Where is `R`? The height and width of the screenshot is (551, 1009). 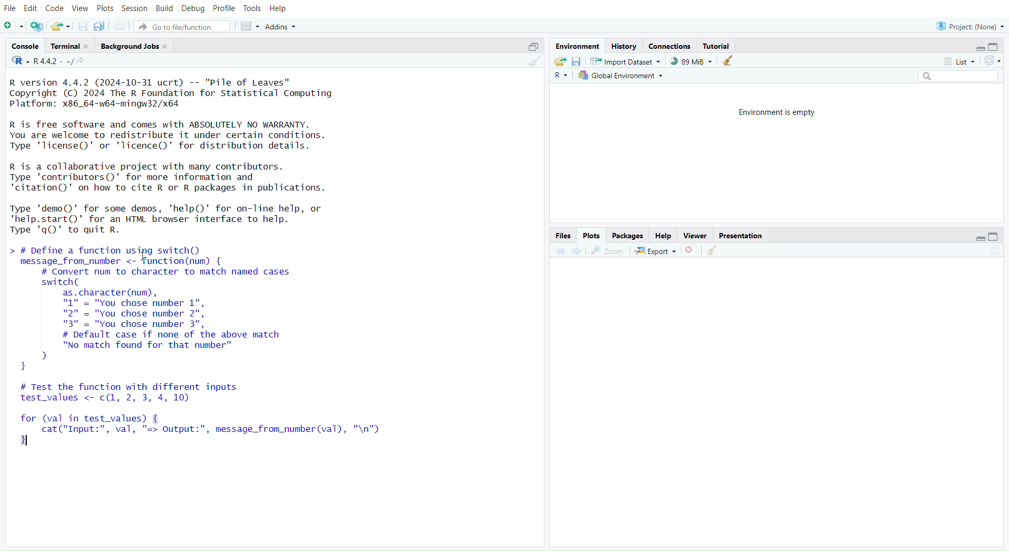 R is located at coordinates (18, 61).